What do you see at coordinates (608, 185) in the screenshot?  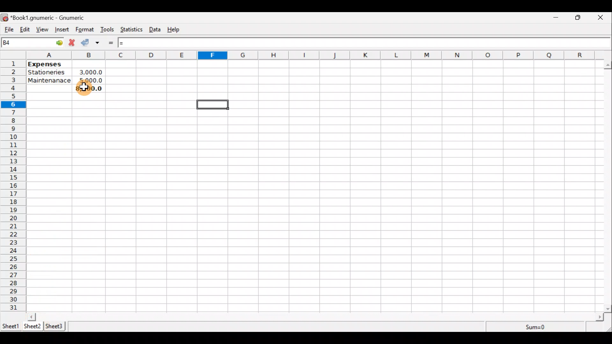 I see `Scroll bar` at bounding box center [608, 185].